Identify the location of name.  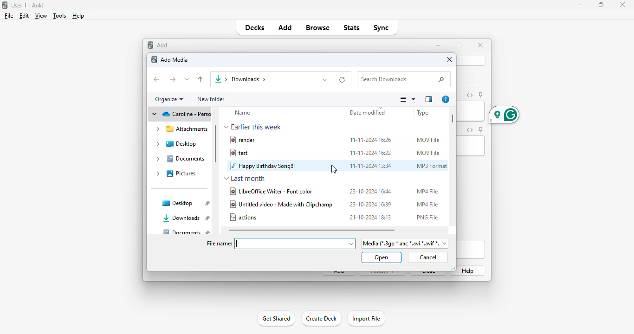
(243, 113).